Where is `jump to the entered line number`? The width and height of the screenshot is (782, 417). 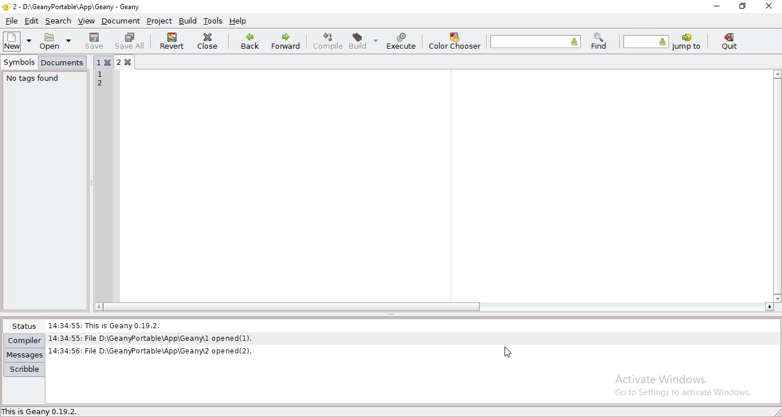 jump to the entered line number is located at coordinates (646, 42).